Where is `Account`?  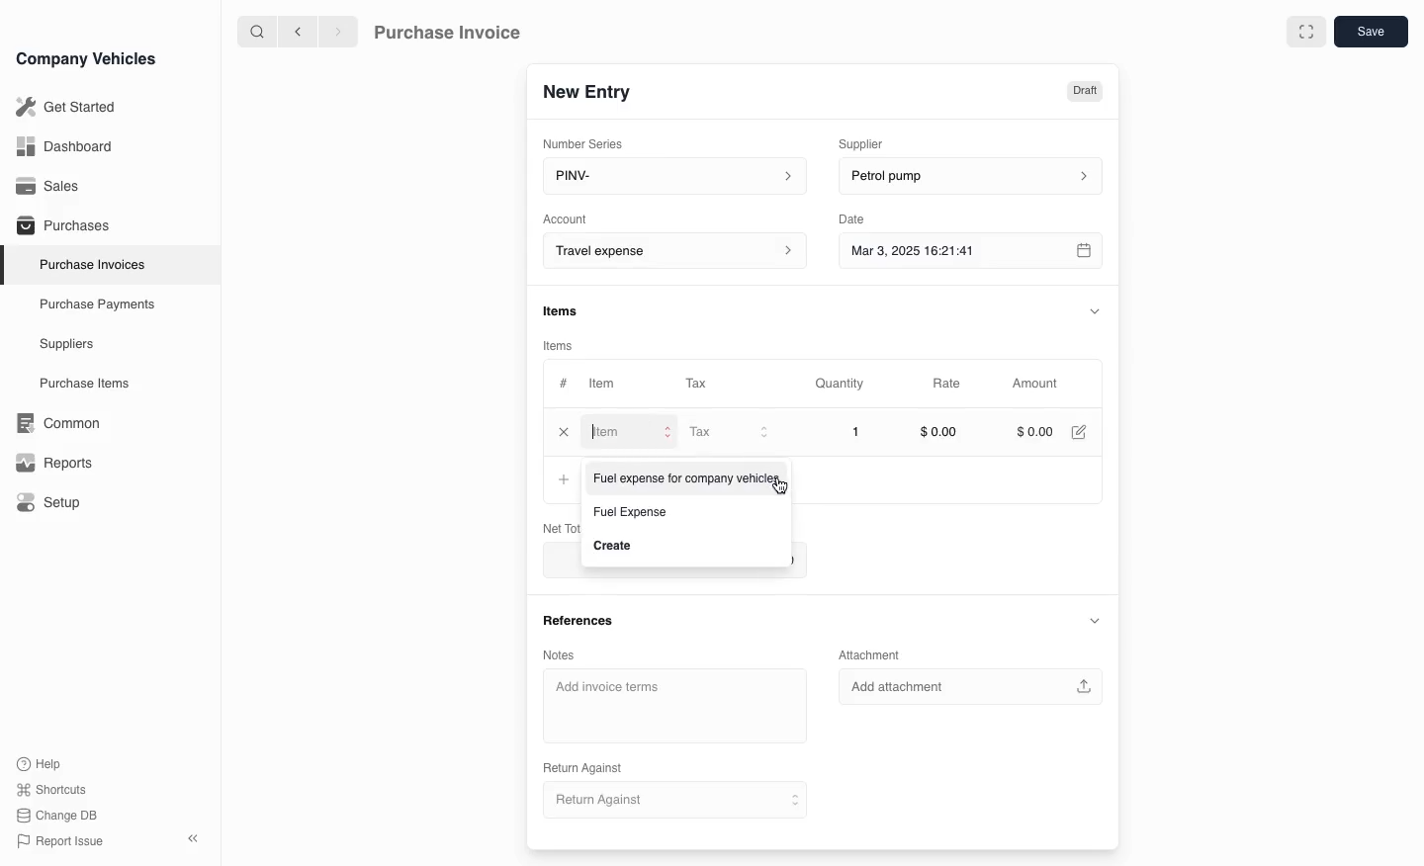 Account is located at coordinates (566, 217).